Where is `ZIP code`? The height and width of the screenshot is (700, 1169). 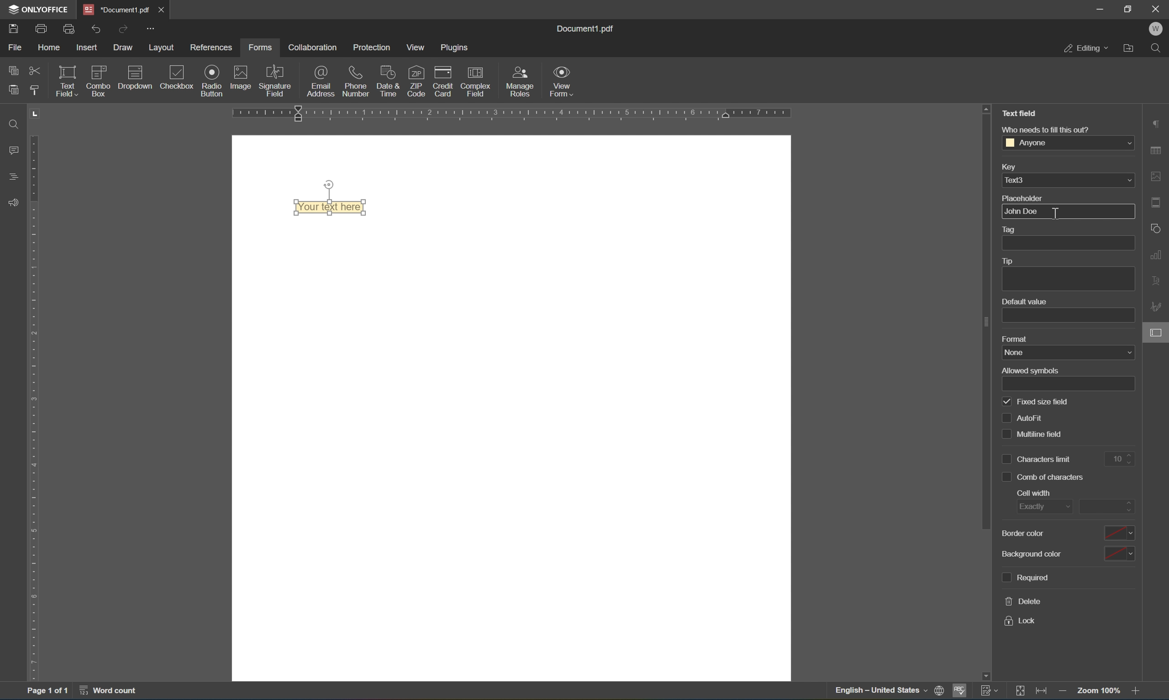
ZIP code is located at coordinates (416, 80).